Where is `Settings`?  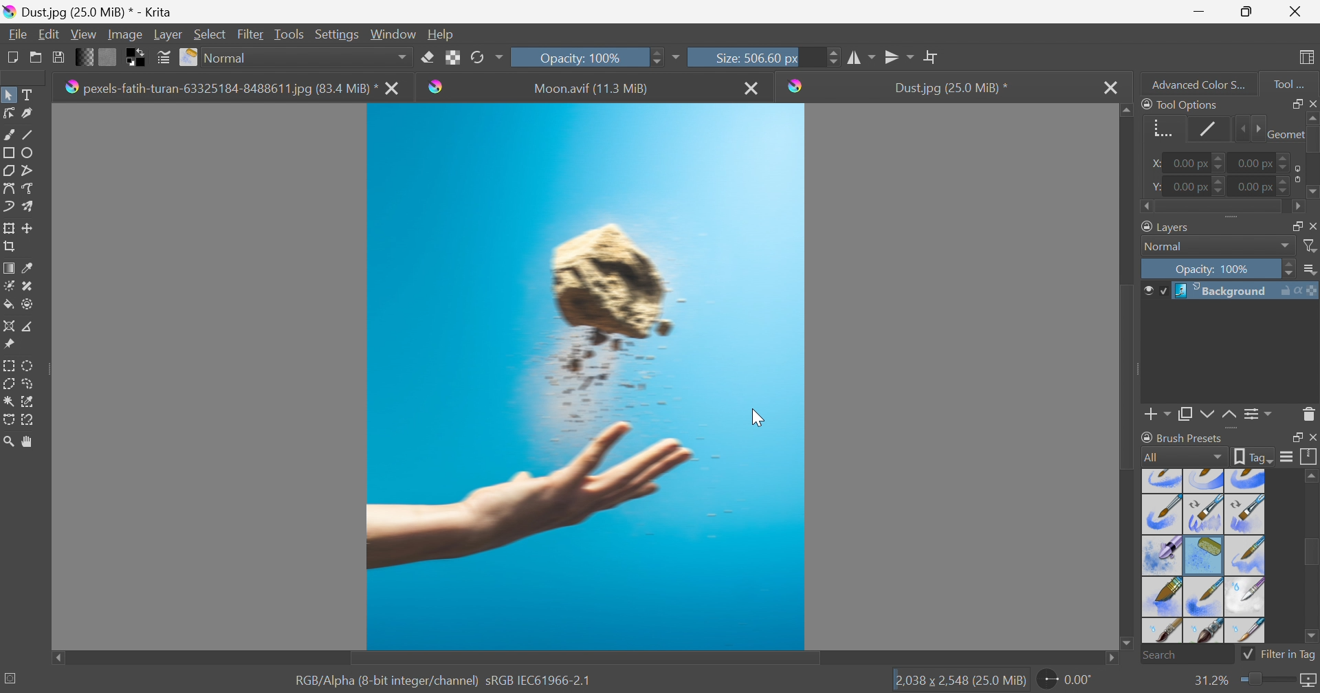
Settings is located at coordinates (339, 34).